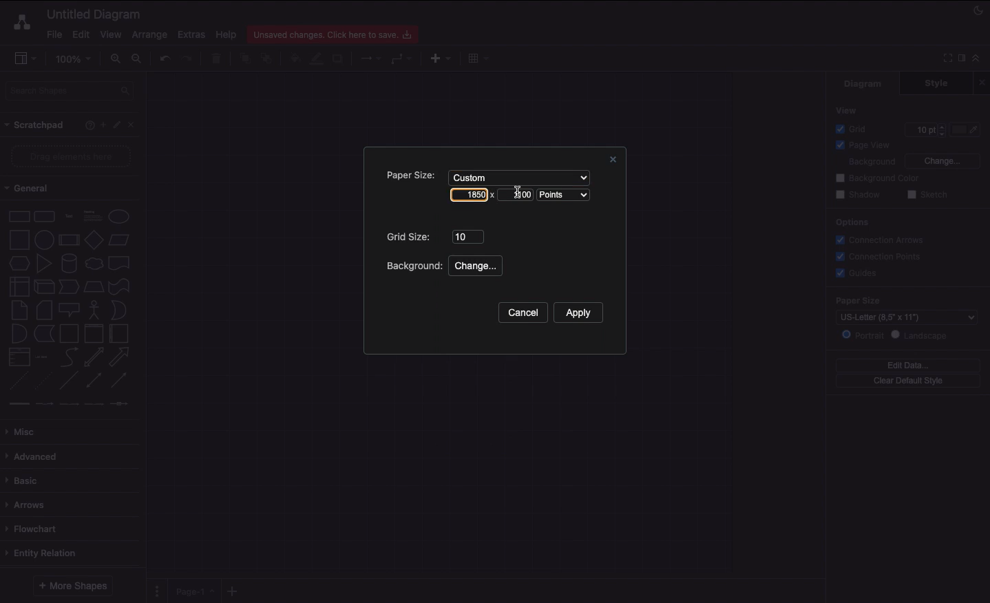  What do you see at coordinates (95, 403) in the screenshot?
I see `connector 4` at bounding box center [95, 403].